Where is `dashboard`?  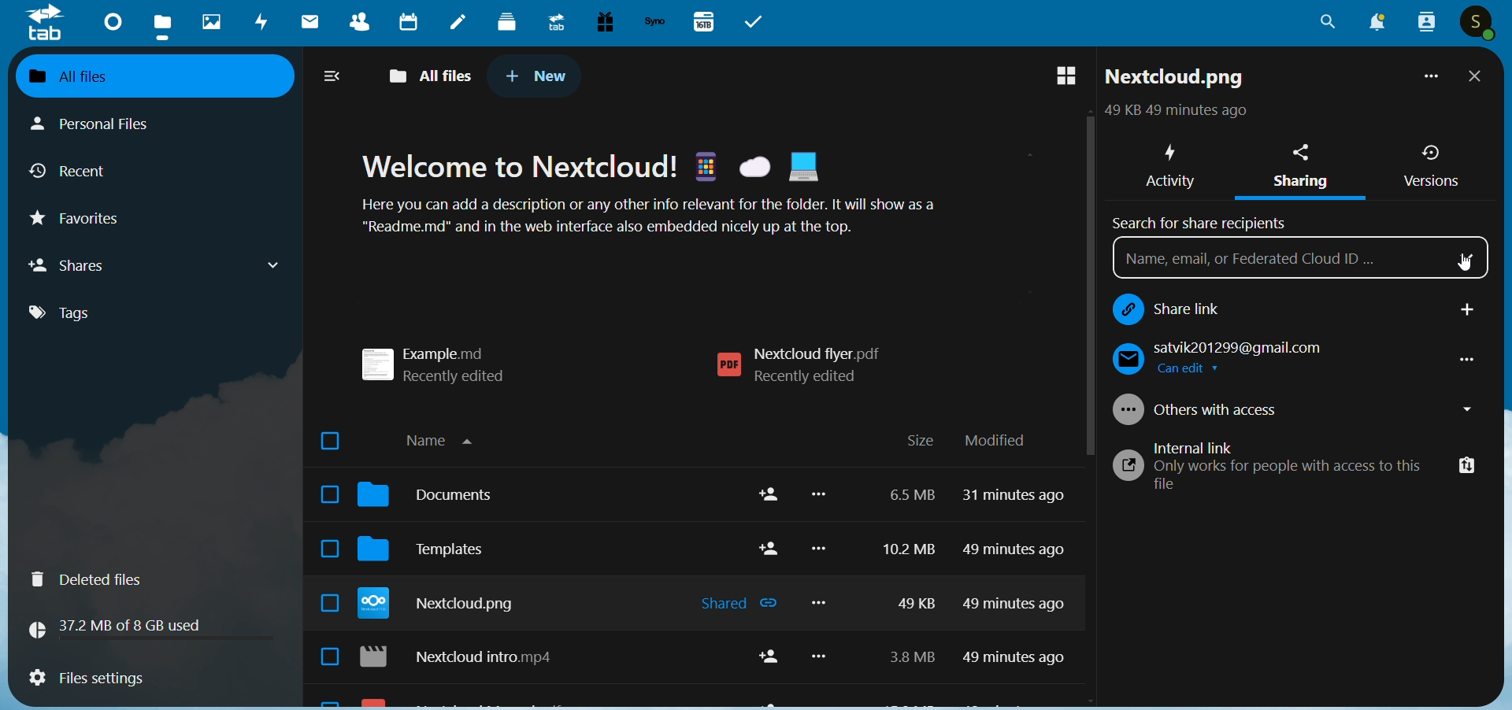
dashboard is located at coordinates (109, 20).